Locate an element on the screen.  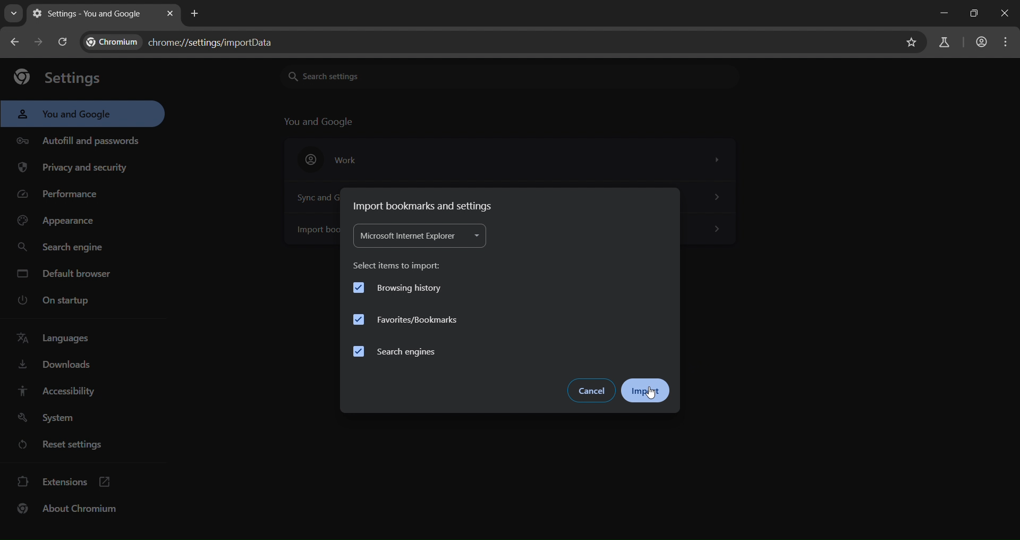
current tab is located at coordinates (90, 13).